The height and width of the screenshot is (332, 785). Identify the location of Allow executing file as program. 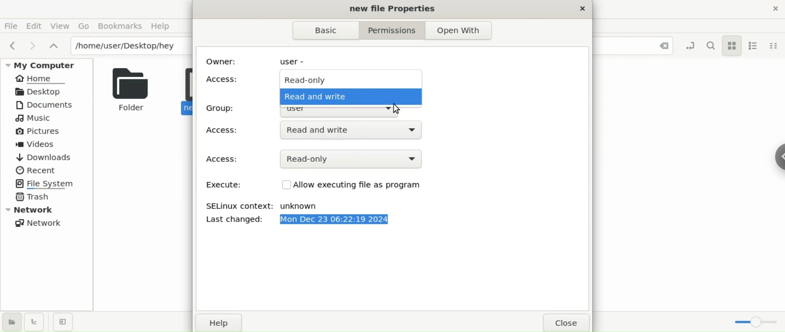
(361, 185).